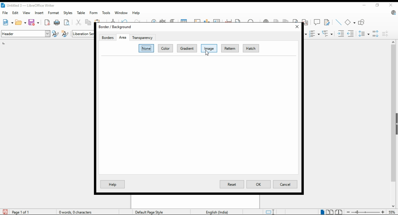 The image size is (398, 215). Describe the element at coordinates (341, 34) in the screenshot. I see `increase indent` at that location.